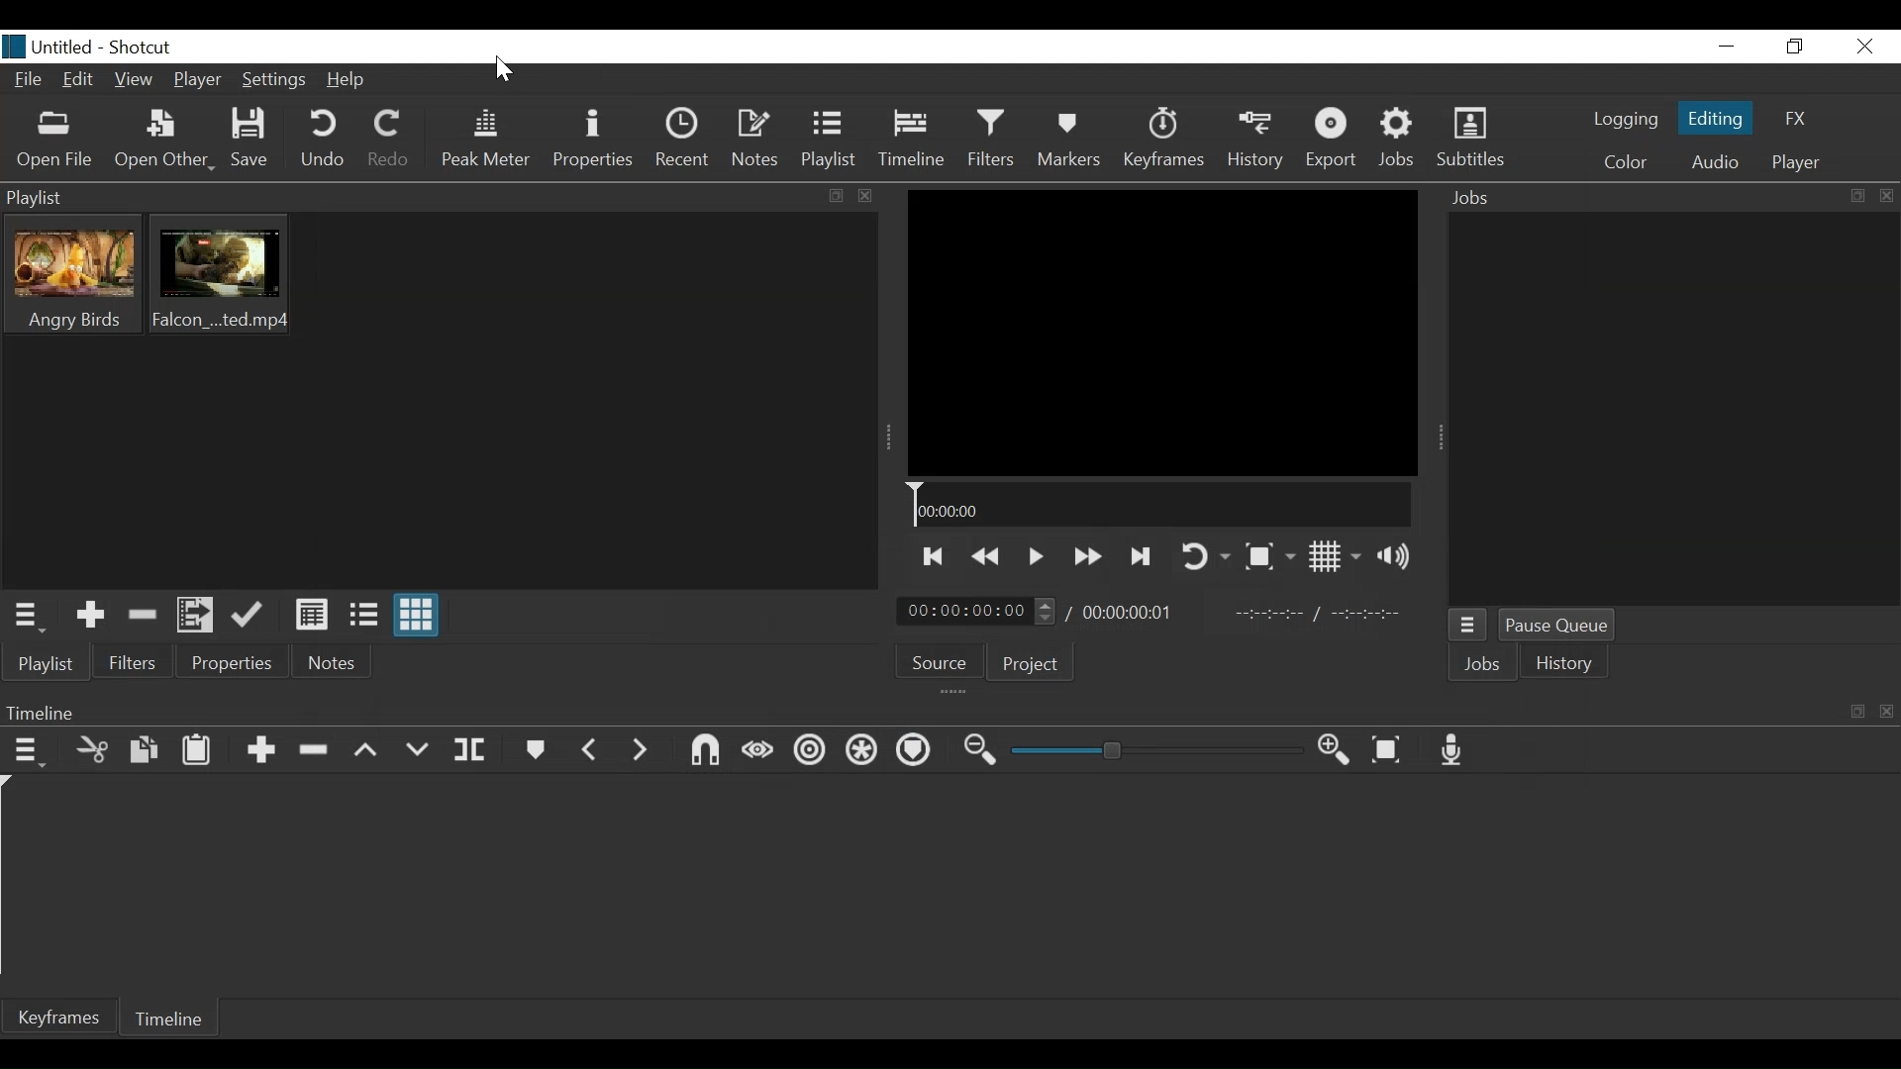  I want to click on FX, so click(1797, 120).